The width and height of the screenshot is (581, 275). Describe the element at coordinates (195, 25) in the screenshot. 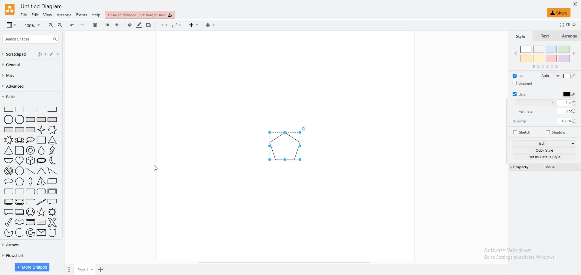

I see `insert` at that location.